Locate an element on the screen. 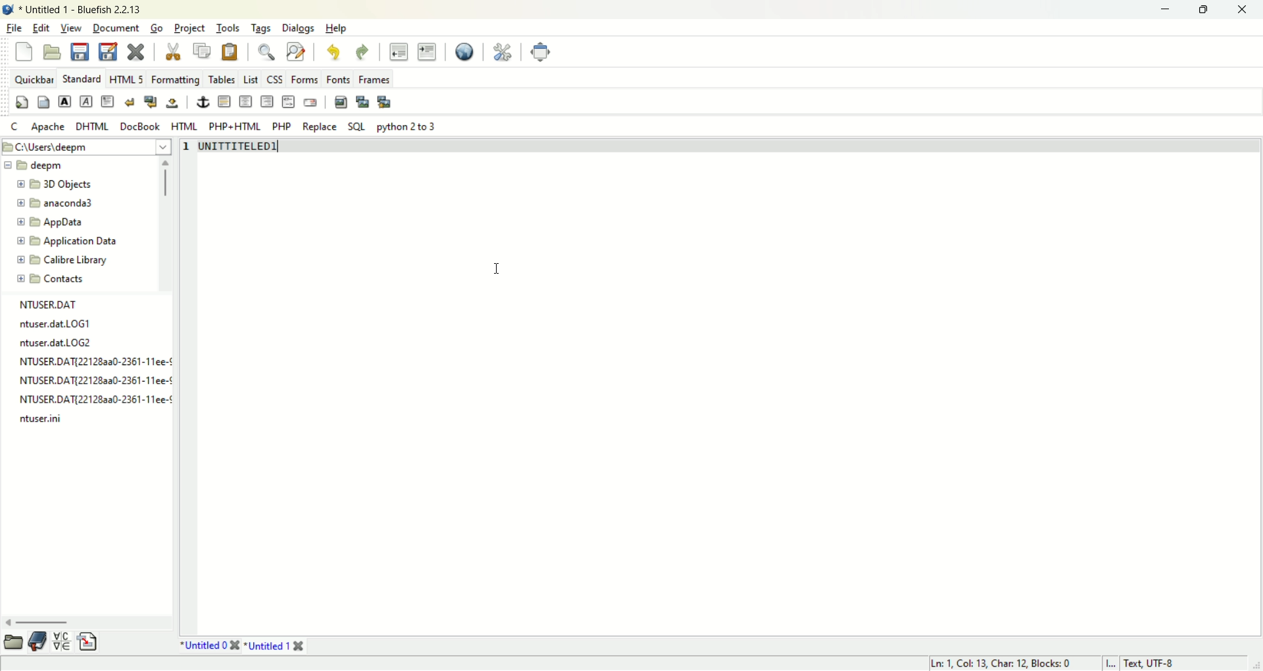  multi thumbnail is located at coordinates (384, 101).